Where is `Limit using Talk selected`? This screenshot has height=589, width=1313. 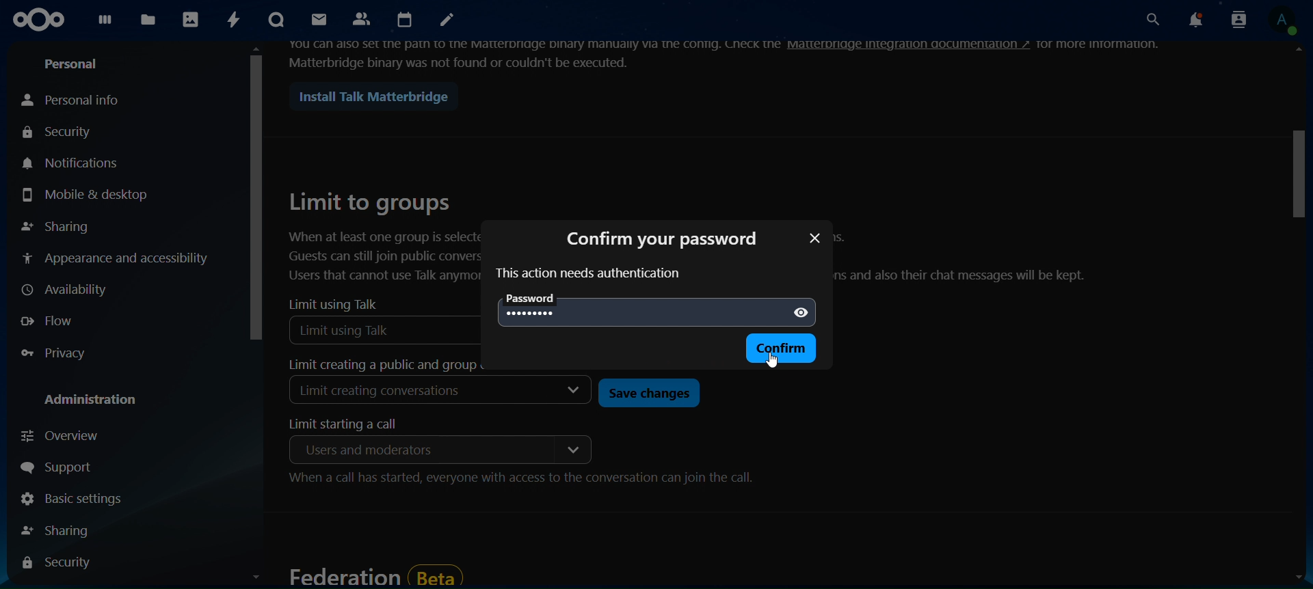
Limit using Talk selected is located at coordinates (386, 329).